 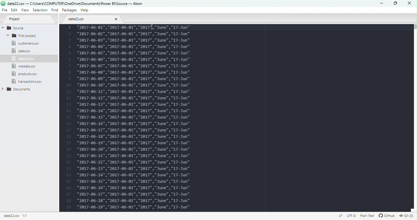 What do you see at coordinates (386, 215) in the screenshot?
I see `Github` at bounding box center [386, 215].